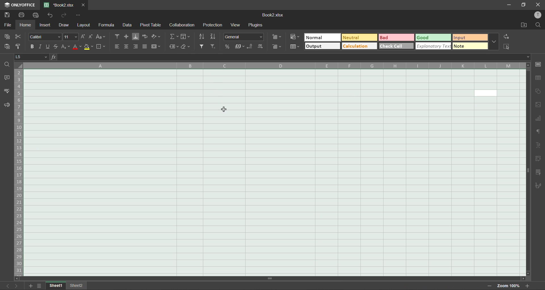 The height and width of the screenshot is (290, 545). Describe the element at coordinates (137, 47) in the screenshot. I see `align right` at that location.